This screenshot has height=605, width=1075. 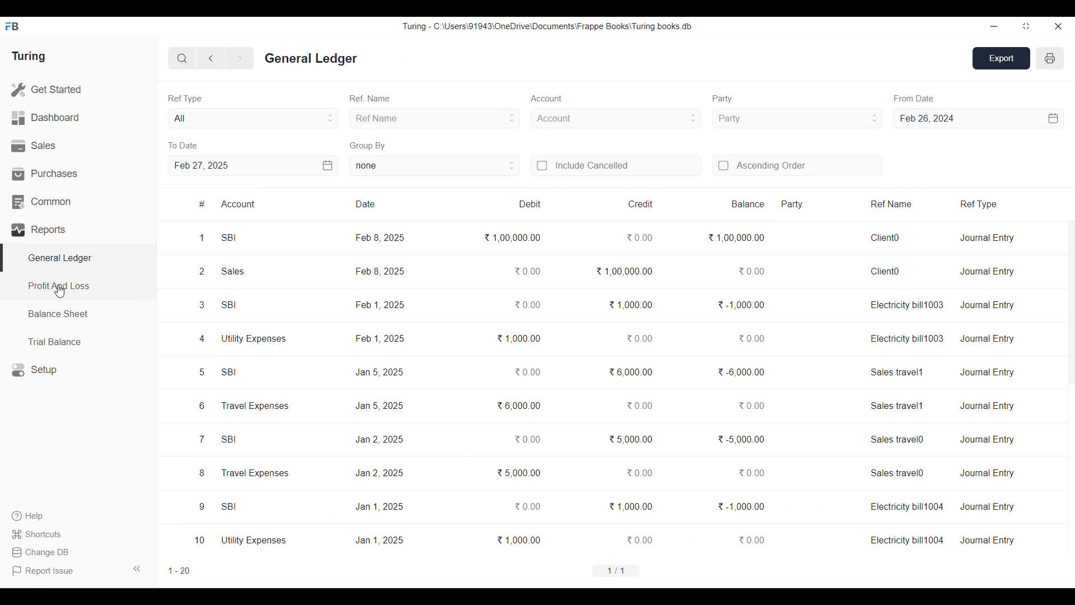 I want to click on Search, so click(x=183, y=58).